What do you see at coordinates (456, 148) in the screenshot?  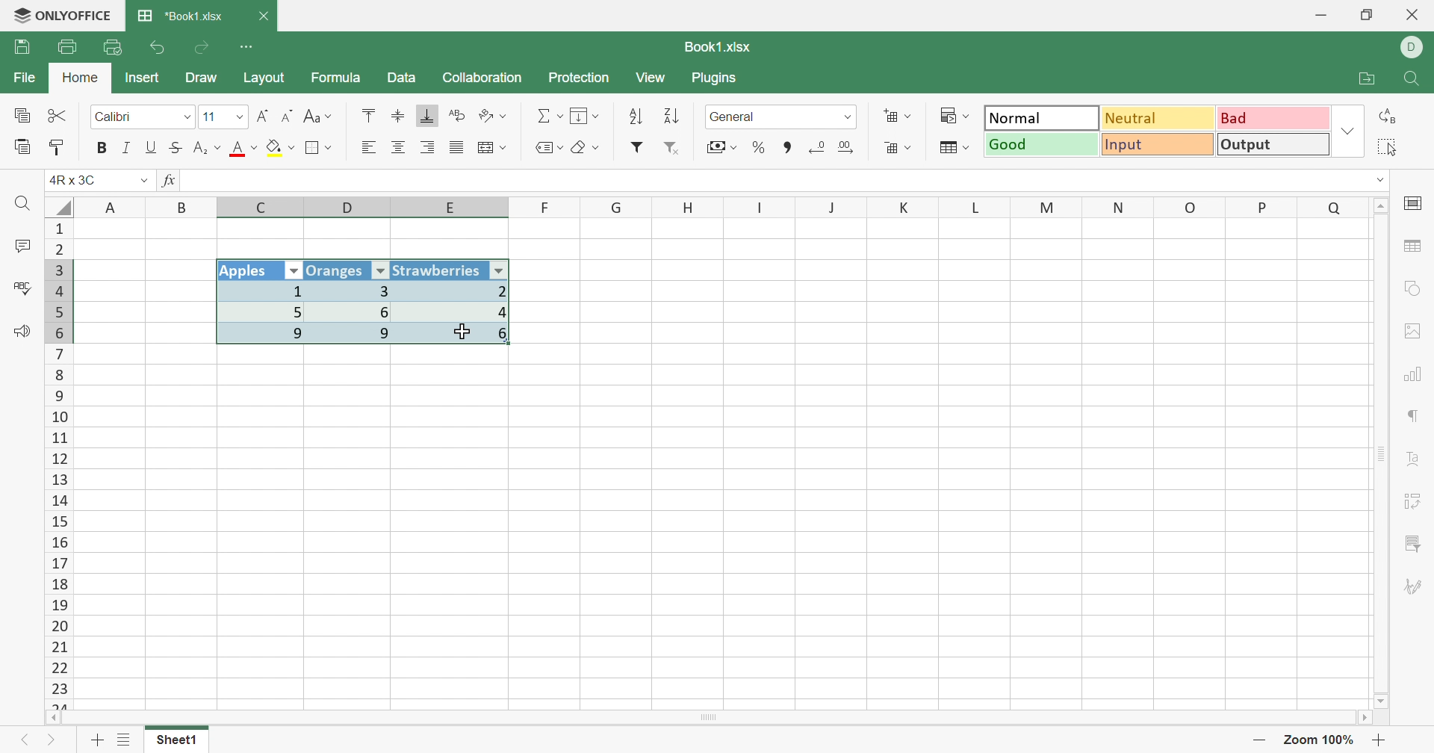 I see `Justified` at bounding box center [456, 148].